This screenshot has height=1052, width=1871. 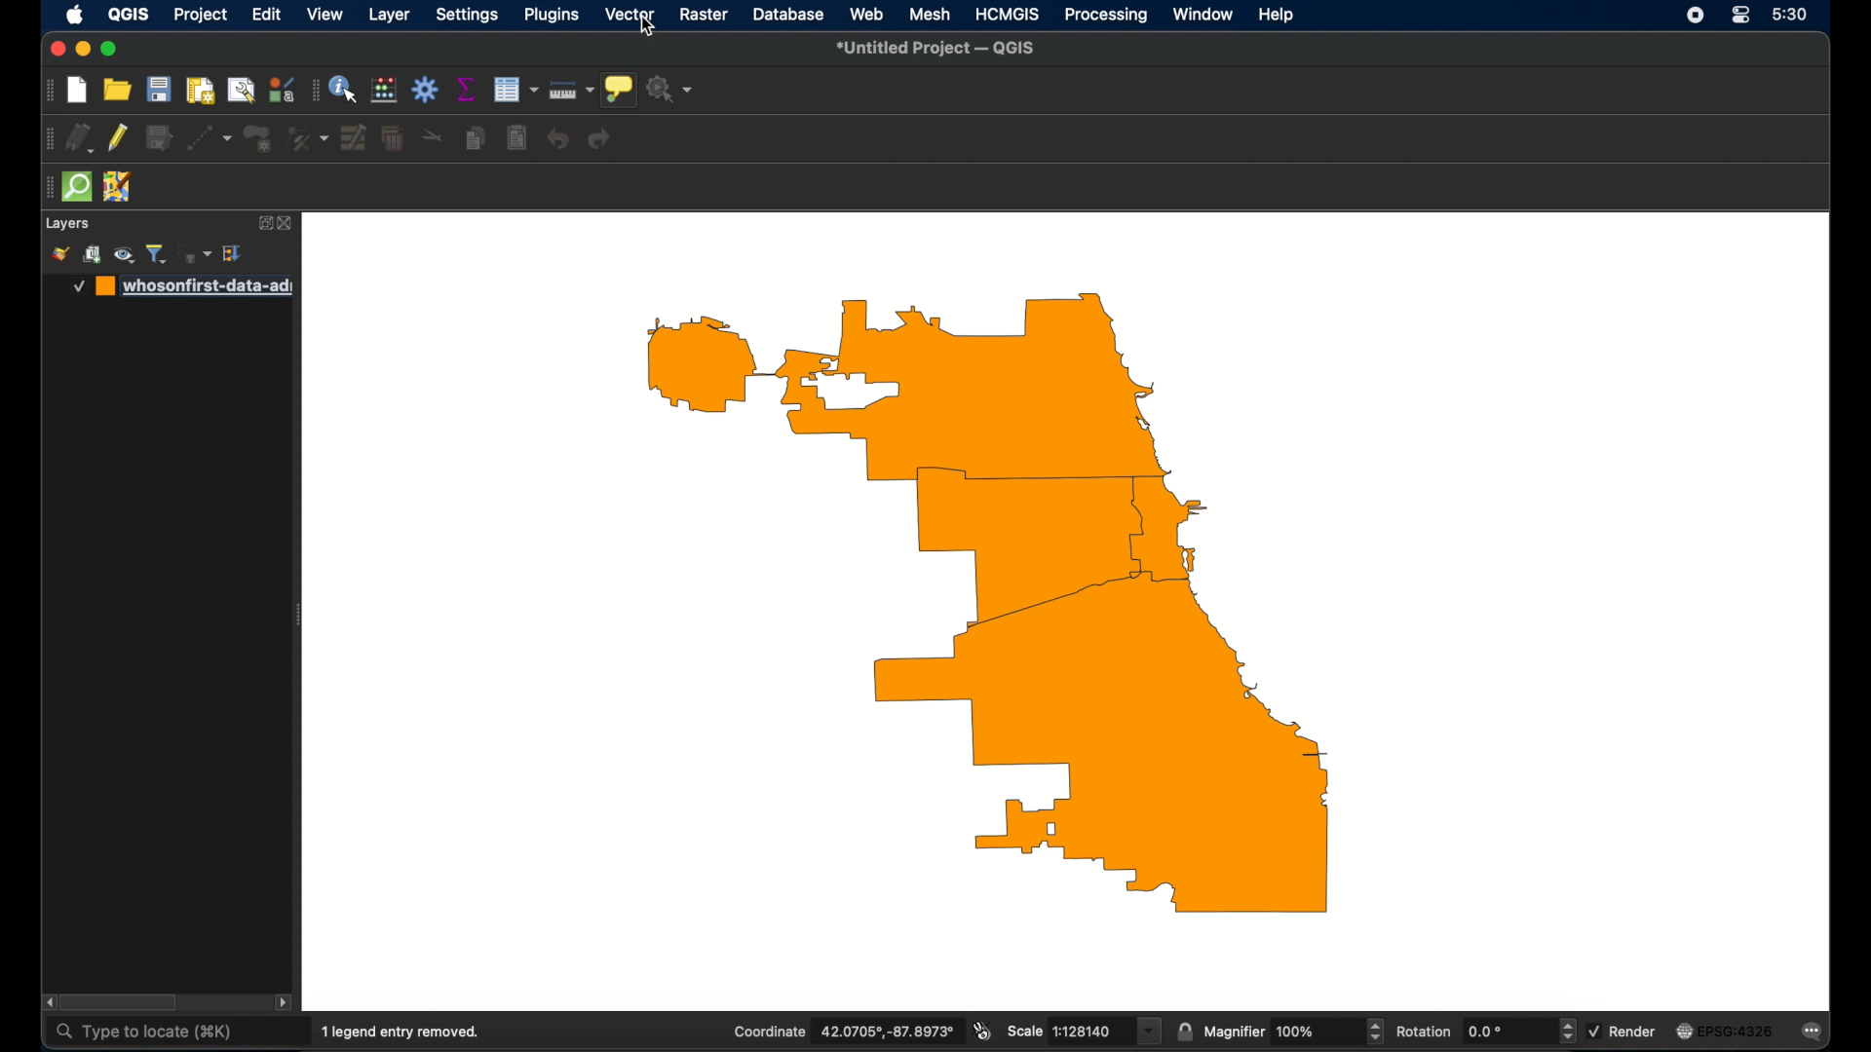 What do you see at coordinates (286, 1003) in the screenshot?
I see `scroll right arrow` at bounding box center [286, 1003].